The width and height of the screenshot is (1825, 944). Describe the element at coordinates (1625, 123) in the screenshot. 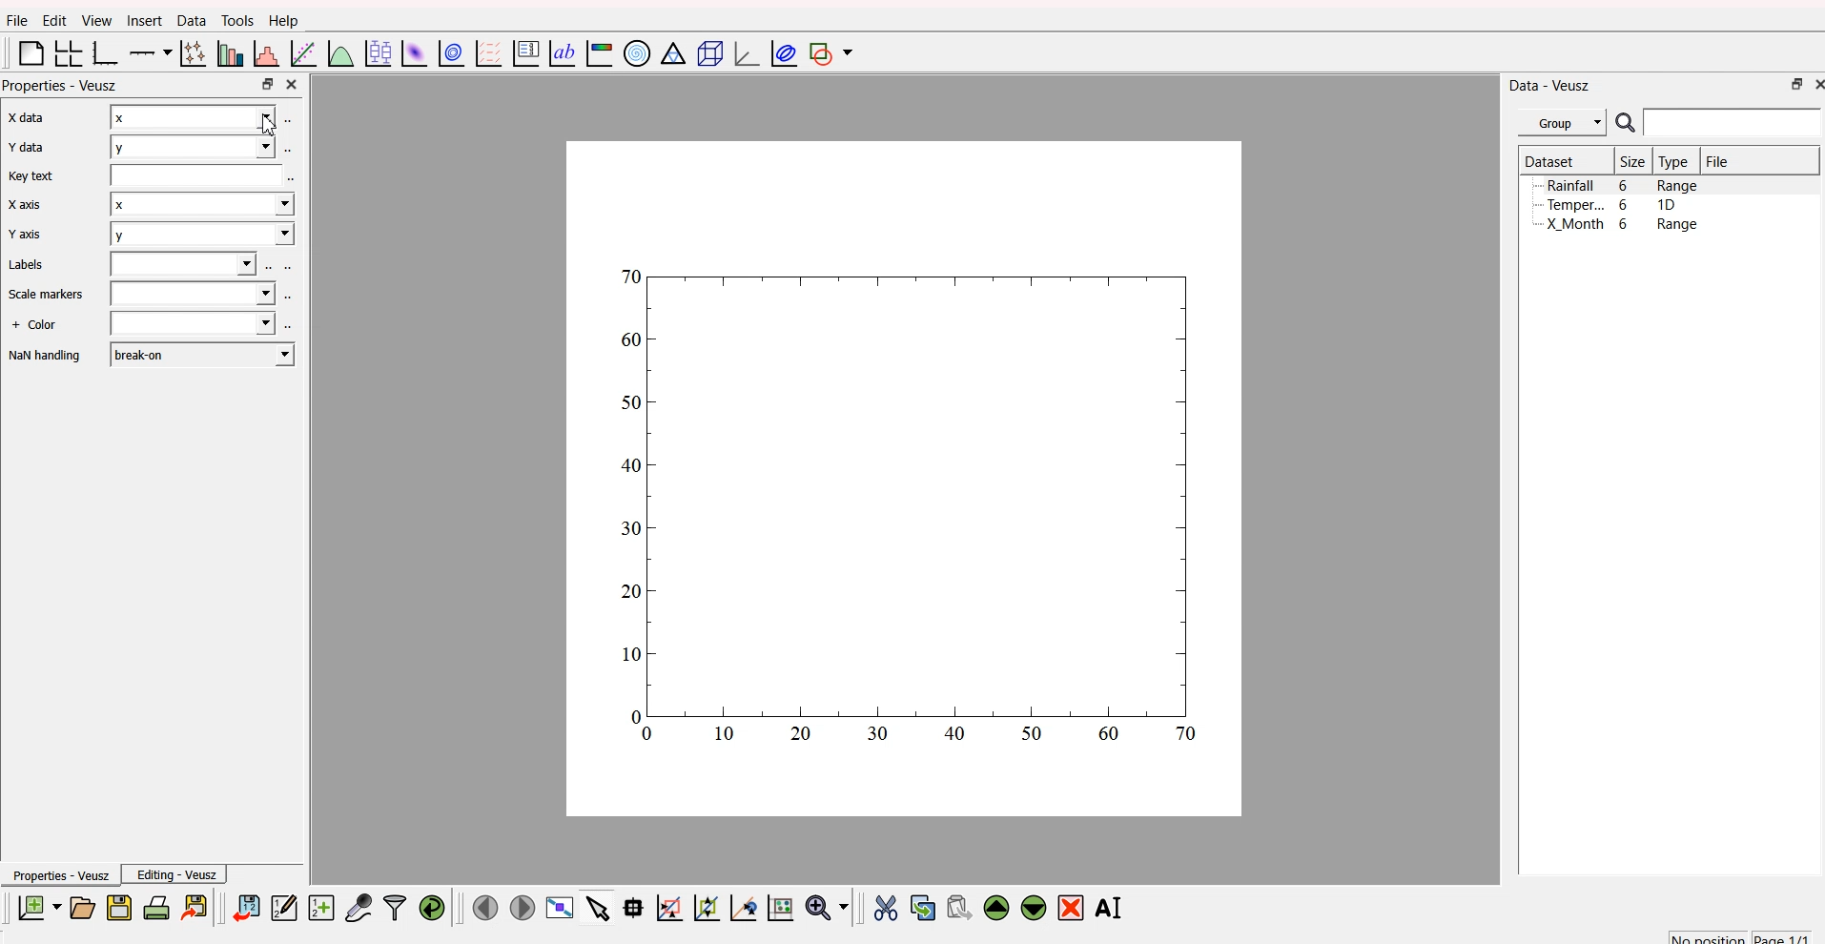

I see `search icon` at that location.